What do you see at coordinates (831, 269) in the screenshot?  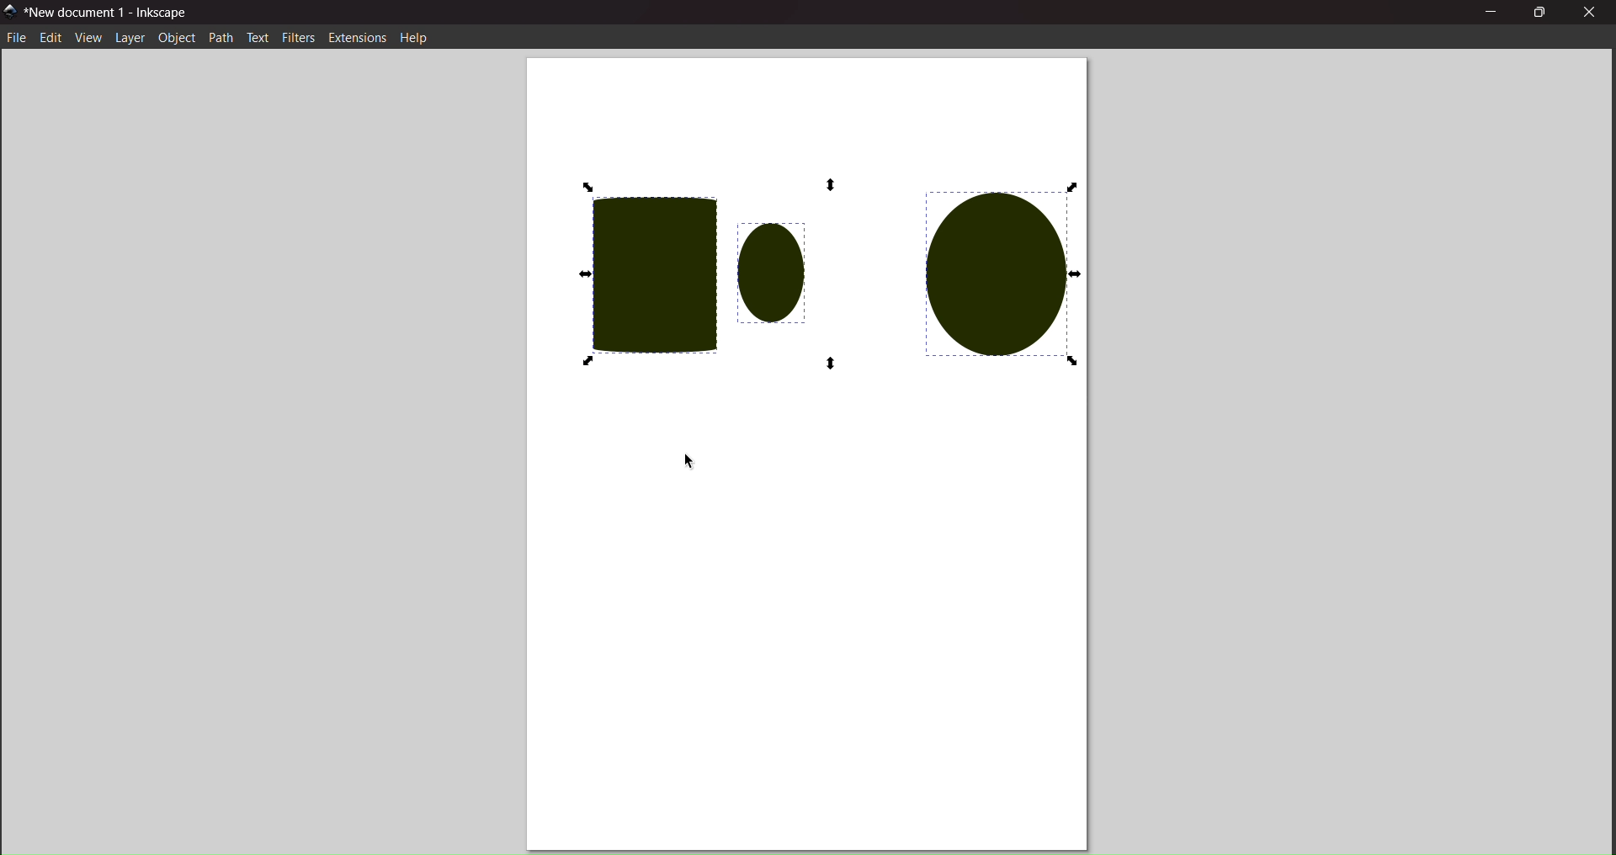 I see `all selected objects` at bounding box center [831, 269].